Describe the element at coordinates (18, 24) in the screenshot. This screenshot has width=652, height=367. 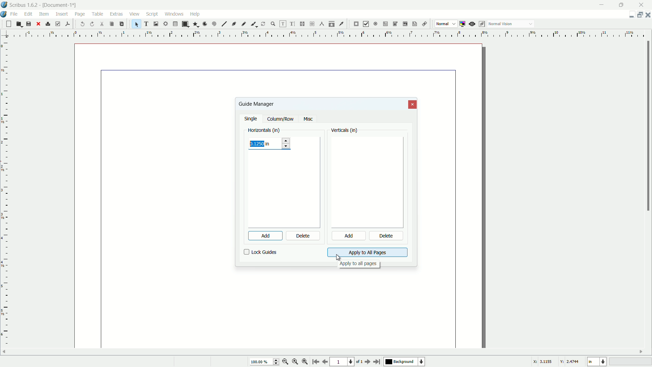
I see `open` at that location.